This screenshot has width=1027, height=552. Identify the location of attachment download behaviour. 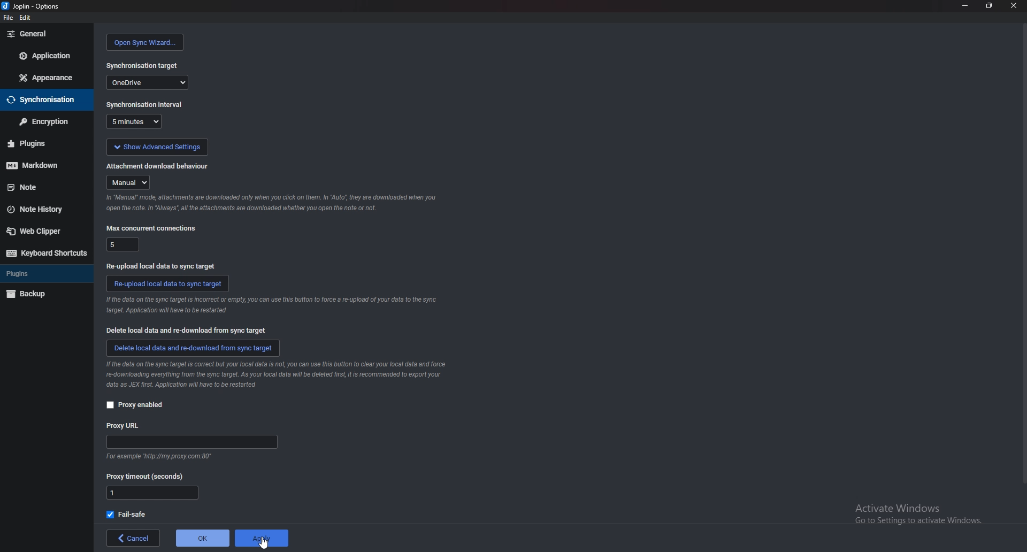
(157, 166).